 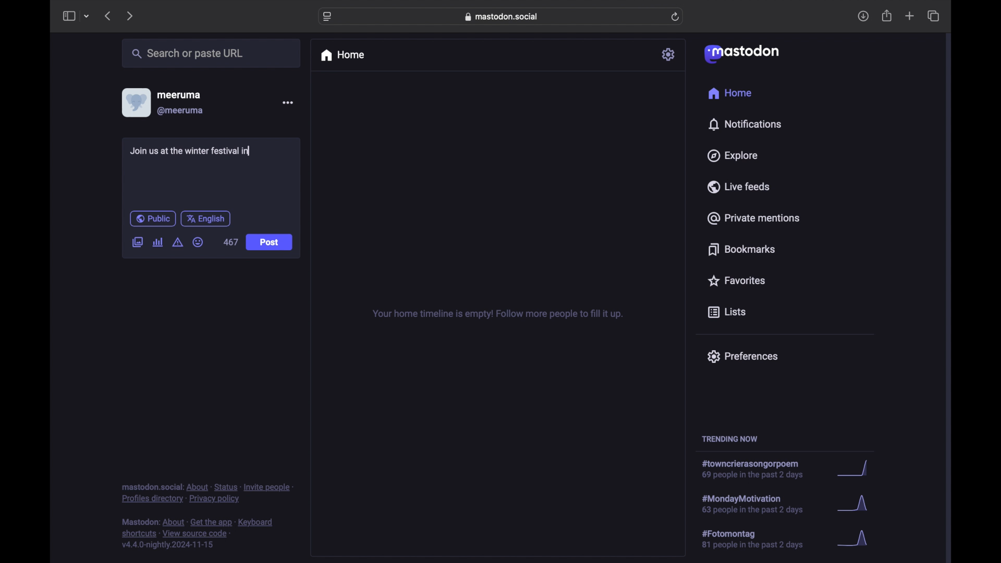 I want to click on emoji, so click(x=198, y=242).